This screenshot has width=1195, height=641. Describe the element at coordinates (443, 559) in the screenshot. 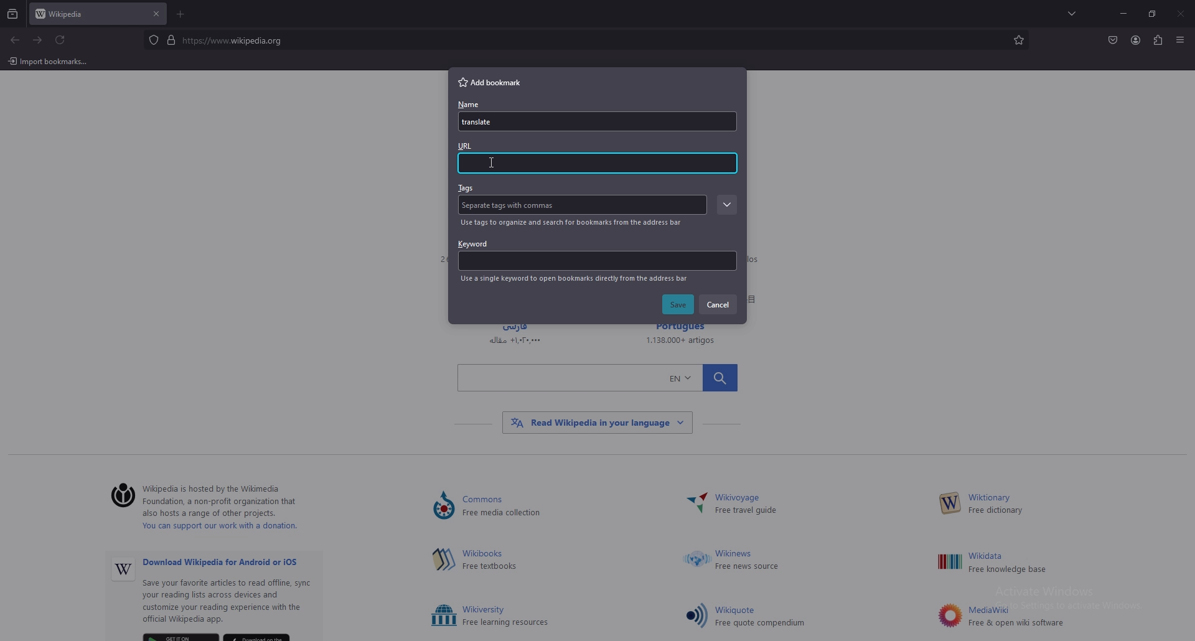

I see `` at that location.